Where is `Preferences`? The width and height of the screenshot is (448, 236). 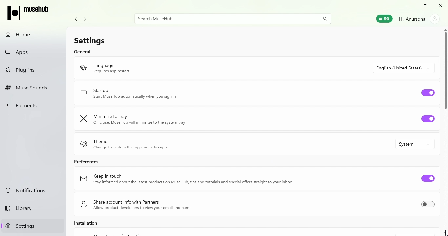 Preferences is located at coordinates (89, 163).